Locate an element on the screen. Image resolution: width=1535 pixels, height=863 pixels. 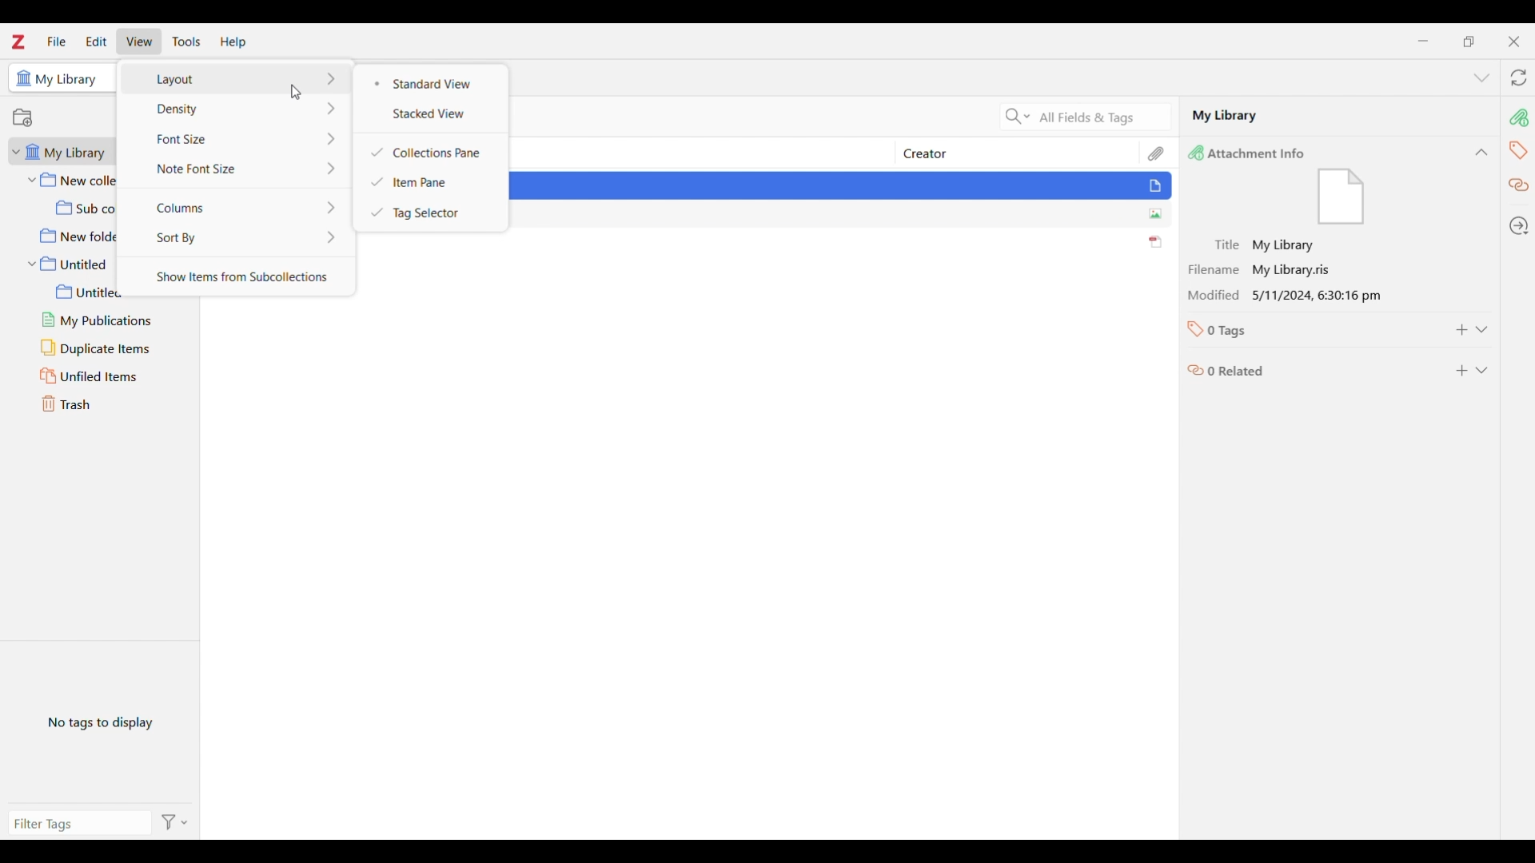
Collapse is located at coordinates (1481, 152).